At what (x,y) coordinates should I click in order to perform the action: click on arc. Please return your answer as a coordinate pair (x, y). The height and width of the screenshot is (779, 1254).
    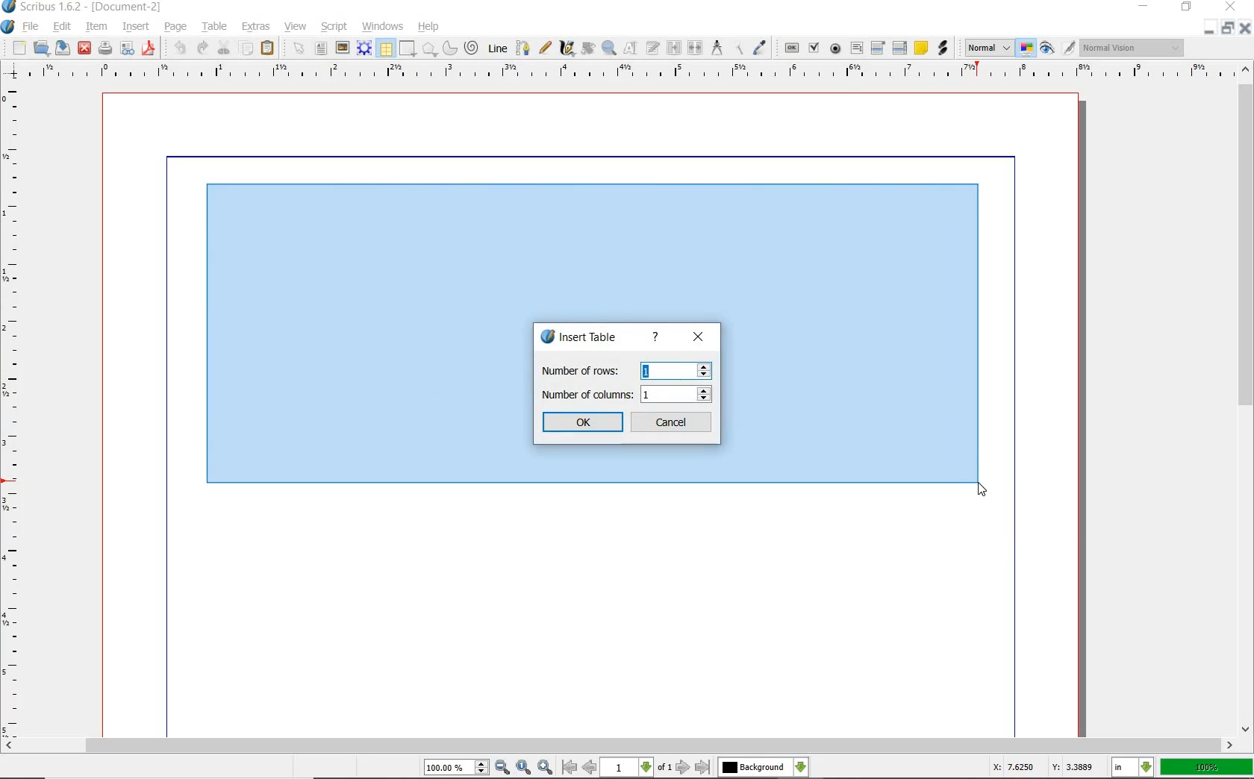
    Looking at the image, I should click on (450, 51).